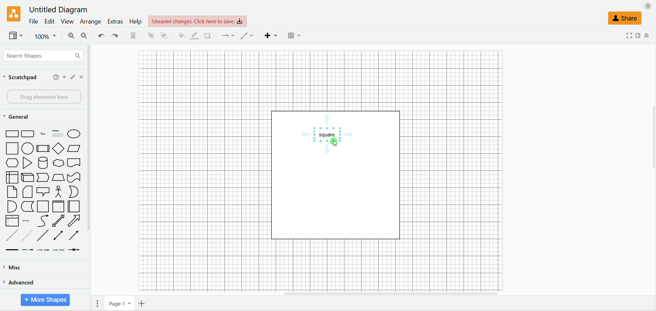 Image resolution: width=656 pixels, height=311 pixels. I want to click on edit, so click(50, 21).